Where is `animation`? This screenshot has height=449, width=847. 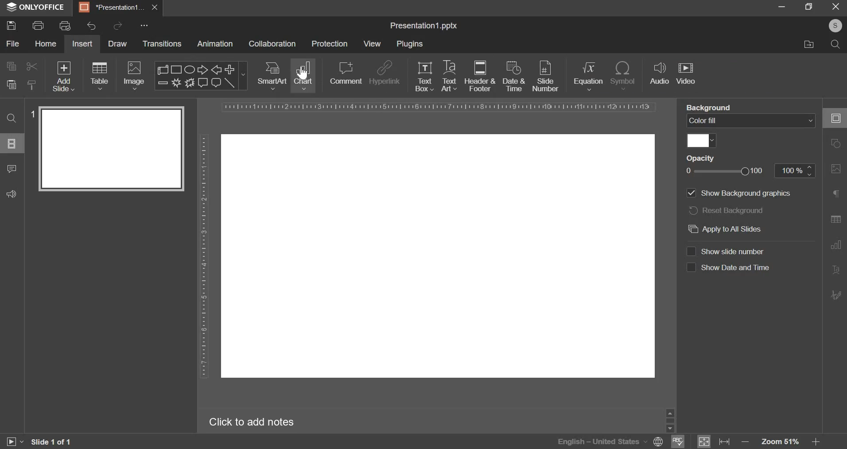
animation is located at coordinates (214, 44).